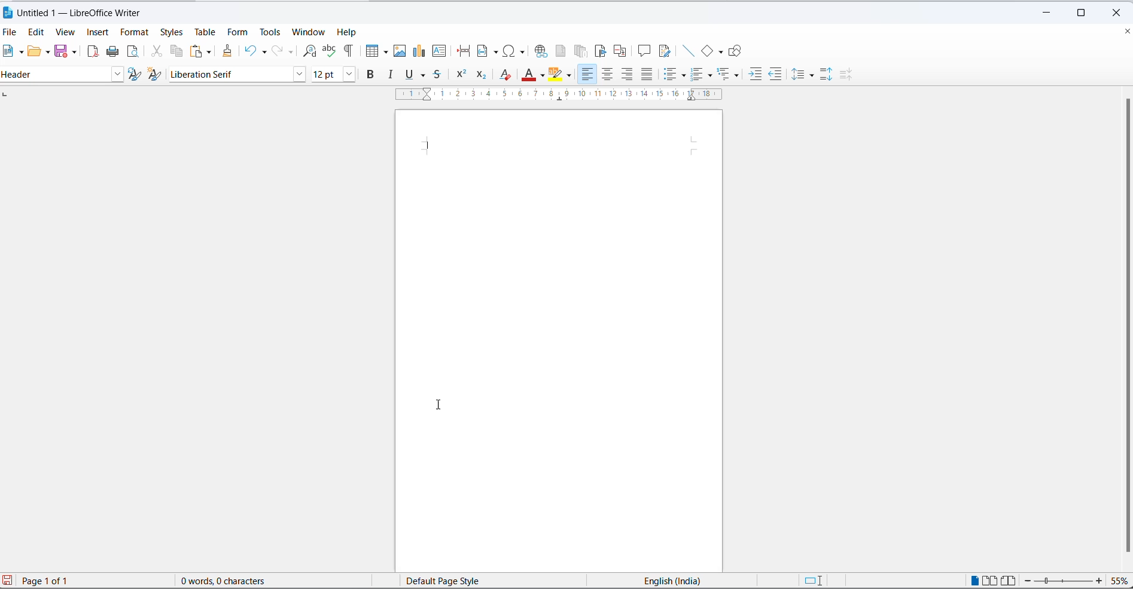  Describe the element at coordinates (171, 32) in the screenshot. I see `styles` at that location.